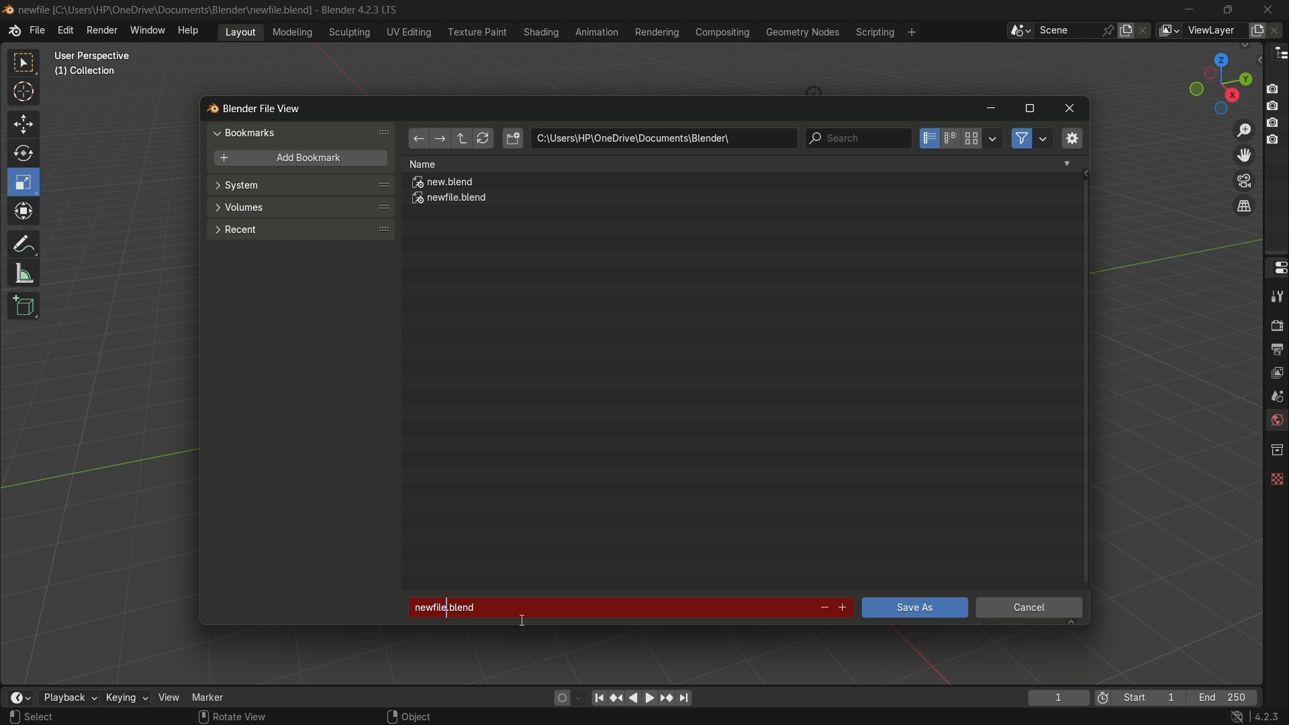  I want to click on timeline, so click(19, 697).